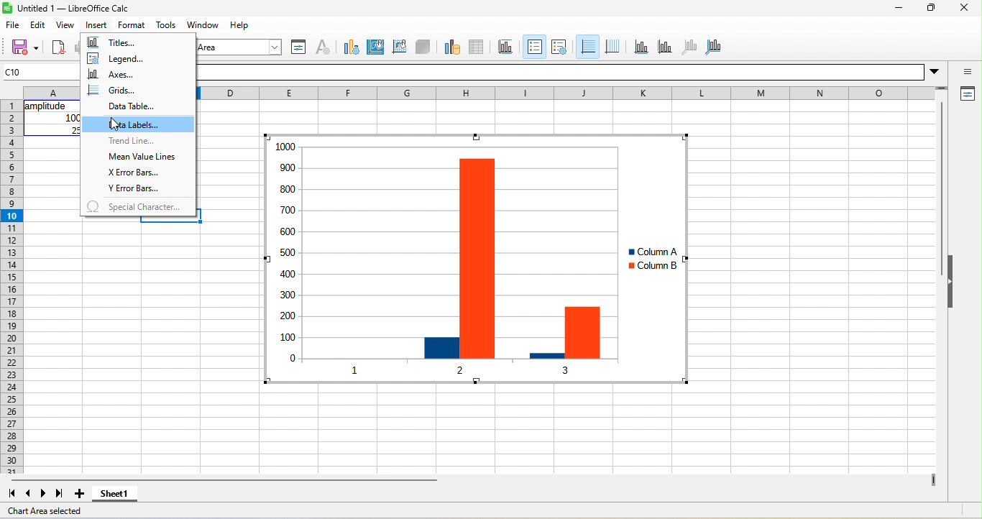 The height and width of the screenshot is (519, 982). Describe the element at coordinates (349, 46) in the screenshot. I see `chart type` at that location.